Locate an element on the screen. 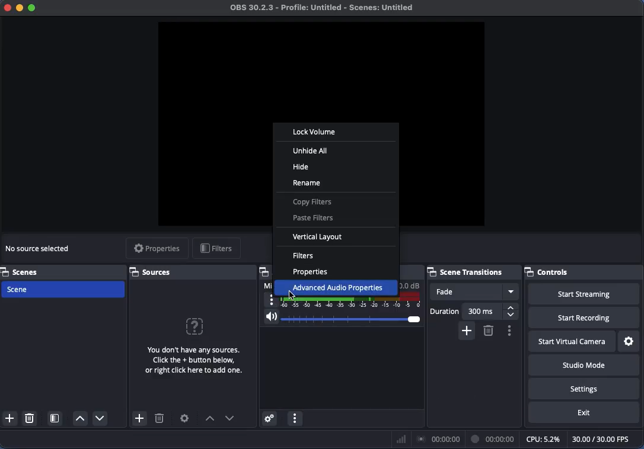 The height and width of the screenshot is (449, 644). Properties is located at coordinates (313, 272).